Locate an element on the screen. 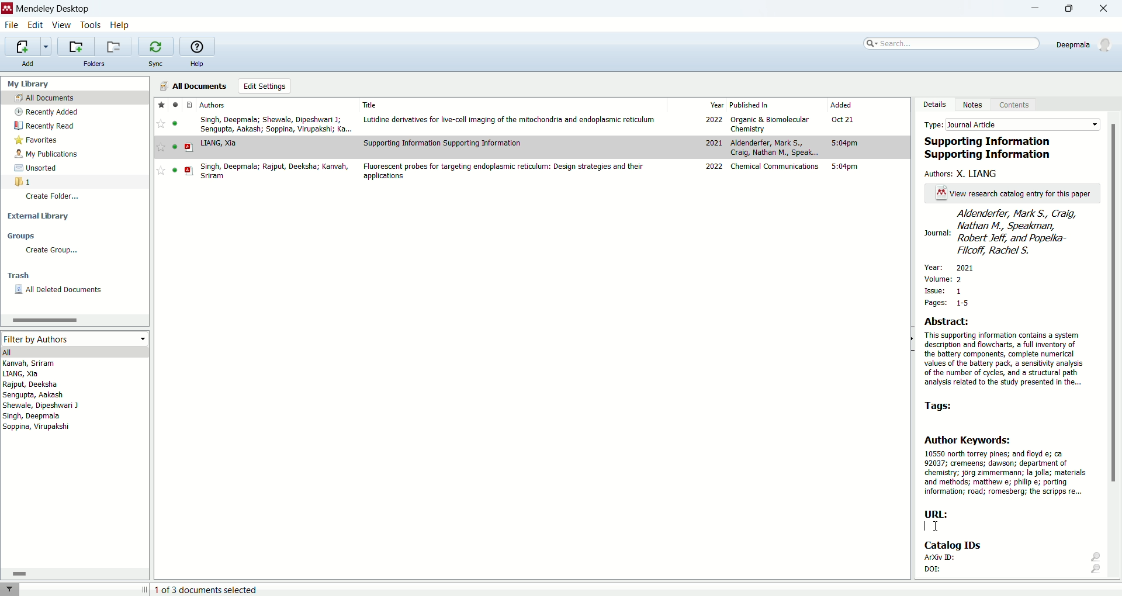 Image resolution: width=1122 pixels, height=596 pixels. edit is located at coordinates (34, 24).